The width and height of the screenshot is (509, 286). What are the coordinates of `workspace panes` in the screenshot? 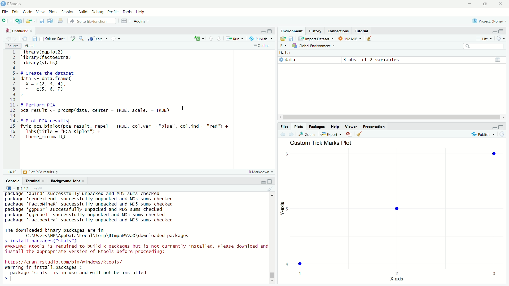 It's located at (125, 21).